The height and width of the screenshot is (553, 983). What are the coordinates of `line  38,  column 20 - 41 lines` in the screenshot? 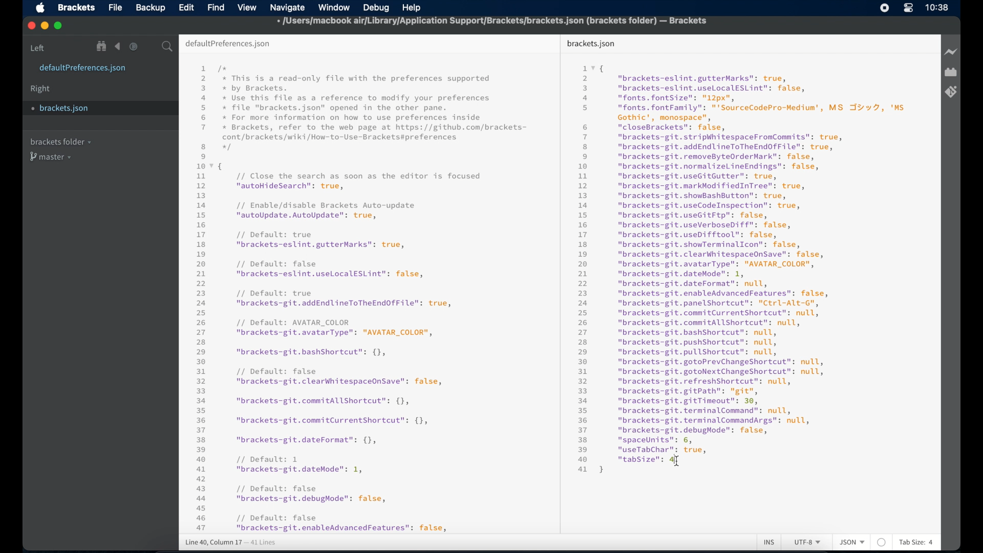 It's located at (231, 543).